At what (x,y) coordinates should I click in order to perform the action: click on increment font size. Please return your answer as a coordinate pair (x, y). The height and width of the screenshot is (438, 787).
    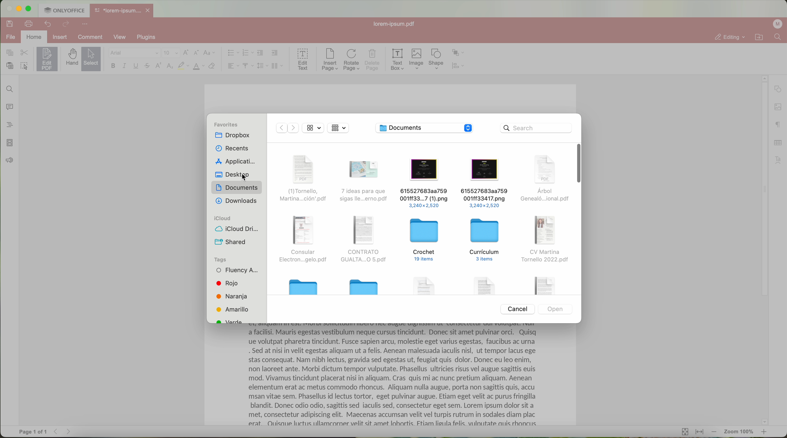
    Looking at the image, I should click on (186, 53).